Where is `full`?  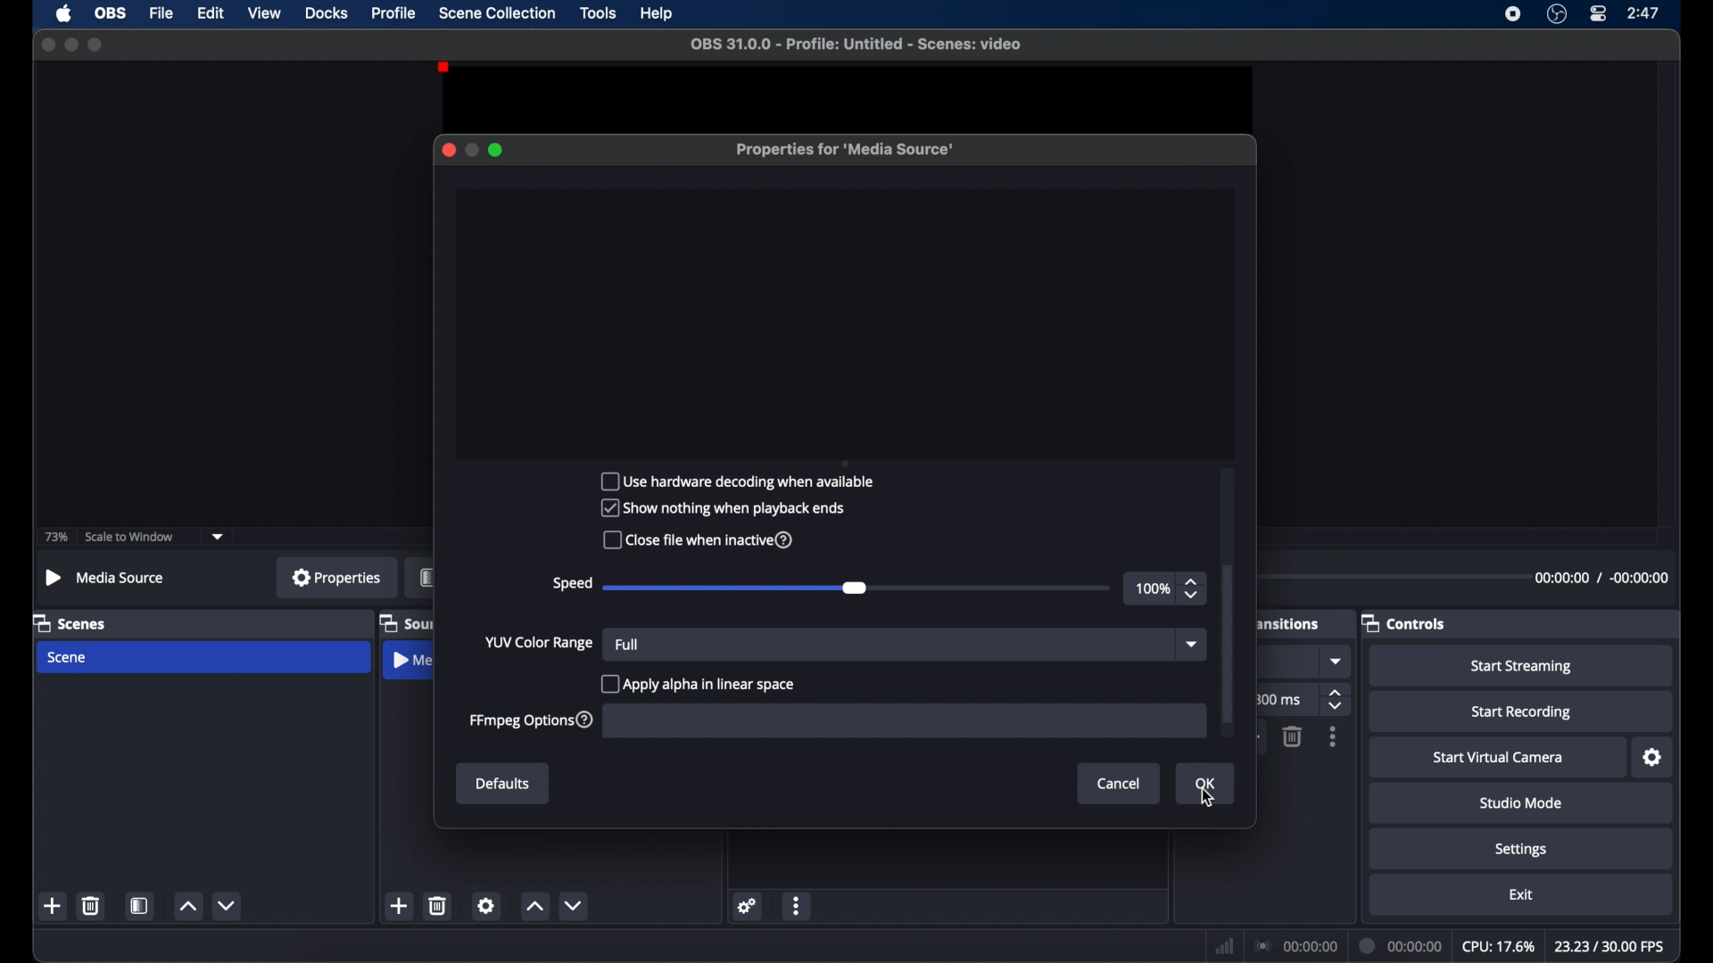
full is located at coordinates (626, 643).